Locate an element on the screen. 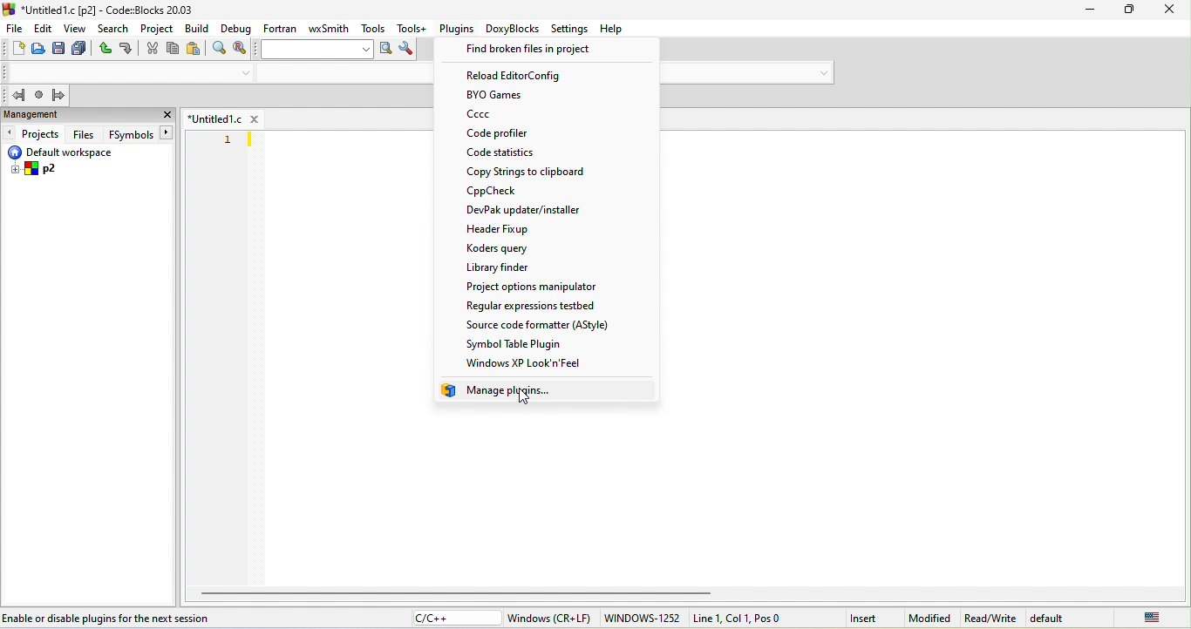 This screenshot has height=629, width=1191. close is located at coordinates (1171, 10).